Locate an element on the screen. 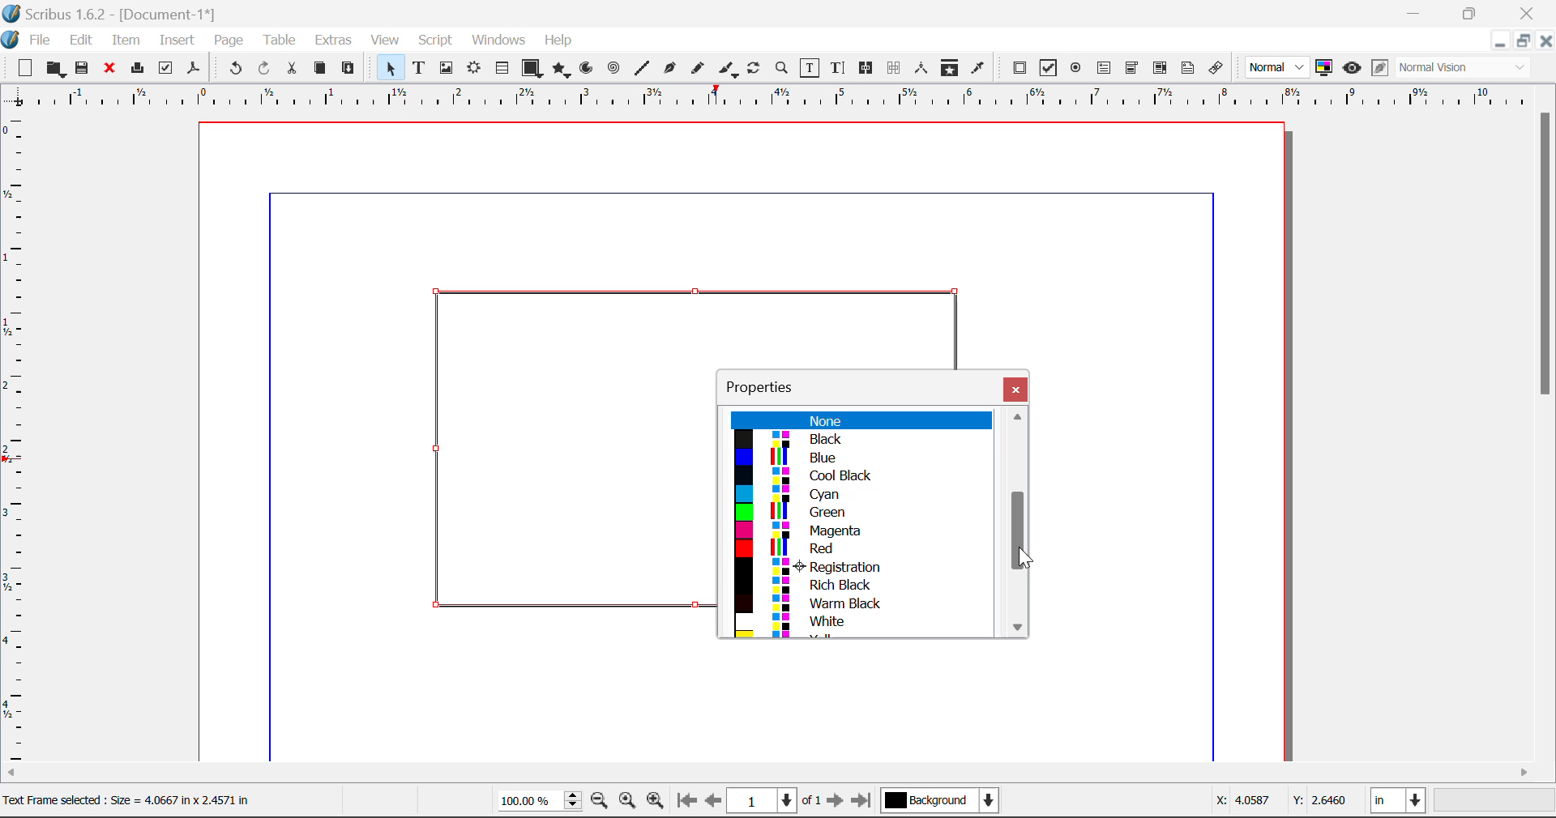 The image size is (1556, 818). Delink Frames is located at coordinates (896, 68).